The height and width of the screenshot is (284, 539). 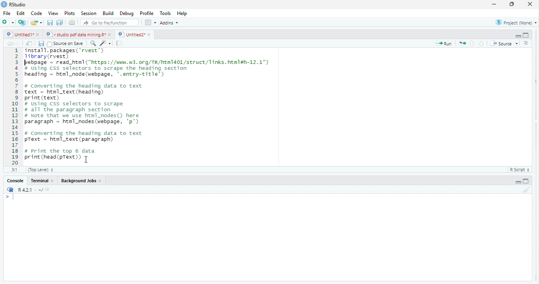 What do you see at coordinates (504, 44) in the screenshot?
I see ` Source ` at bounding box center [504, 44].